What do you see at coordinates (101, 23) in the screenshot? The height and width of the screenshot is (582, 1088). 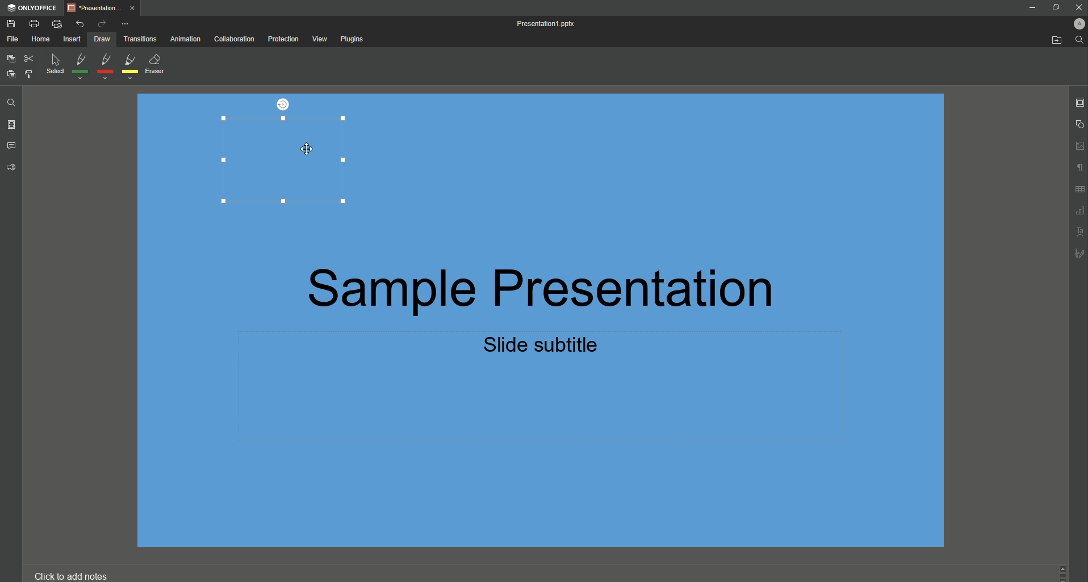 I see `Redo` at bounding box center [101, 23].